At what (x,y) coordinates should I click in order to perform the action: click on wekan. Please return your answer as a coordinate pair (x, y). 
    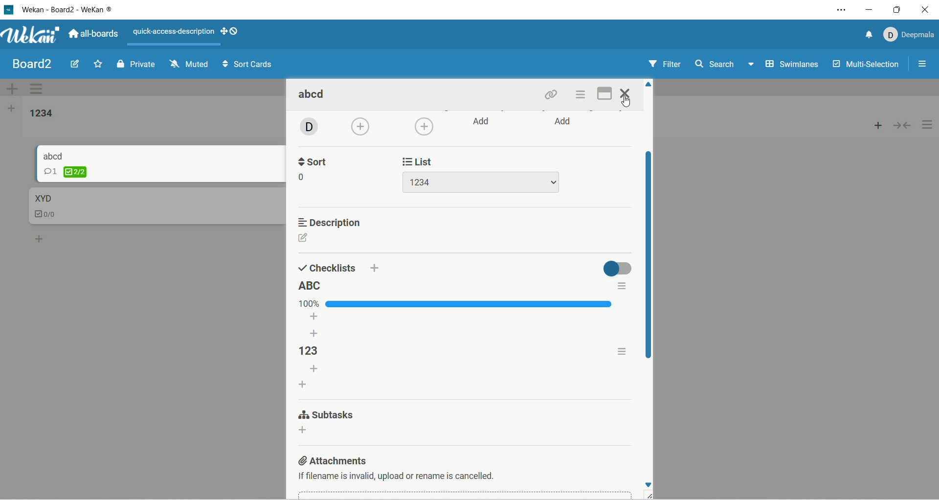
    Looking at the image, I should click on (30, 38).